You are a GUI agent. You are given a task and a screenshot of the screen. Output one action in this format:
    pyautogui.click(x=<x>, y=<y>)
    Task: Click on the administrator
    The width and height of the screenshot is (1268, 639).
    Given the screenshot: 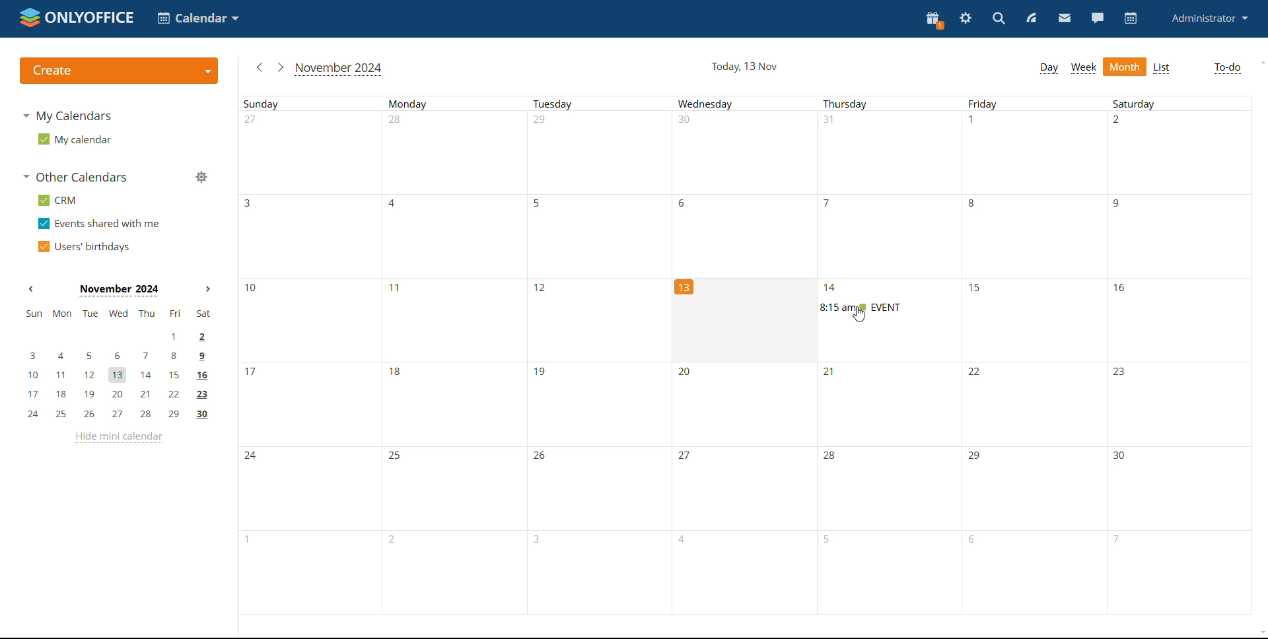 What is the action you would take?
    pyautogui.click(x=1209, y=17)
    